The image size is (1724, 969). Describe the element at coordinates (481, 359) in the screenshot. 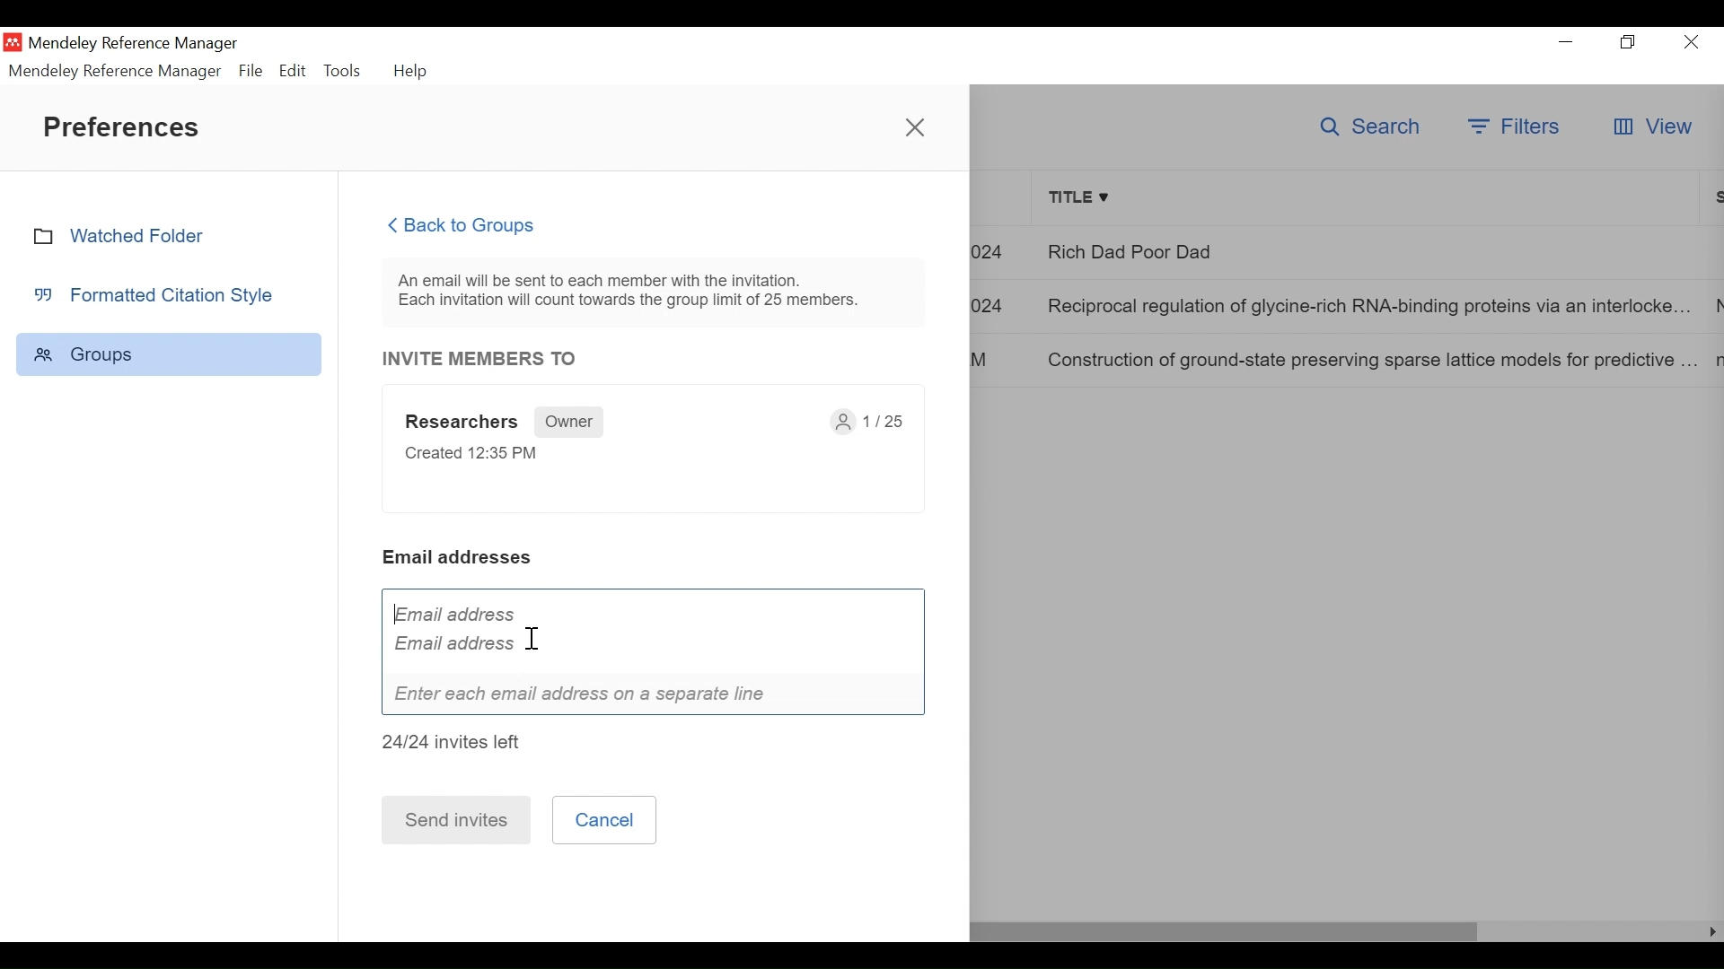

I see `INVITE MEMBERS TO` at that location.